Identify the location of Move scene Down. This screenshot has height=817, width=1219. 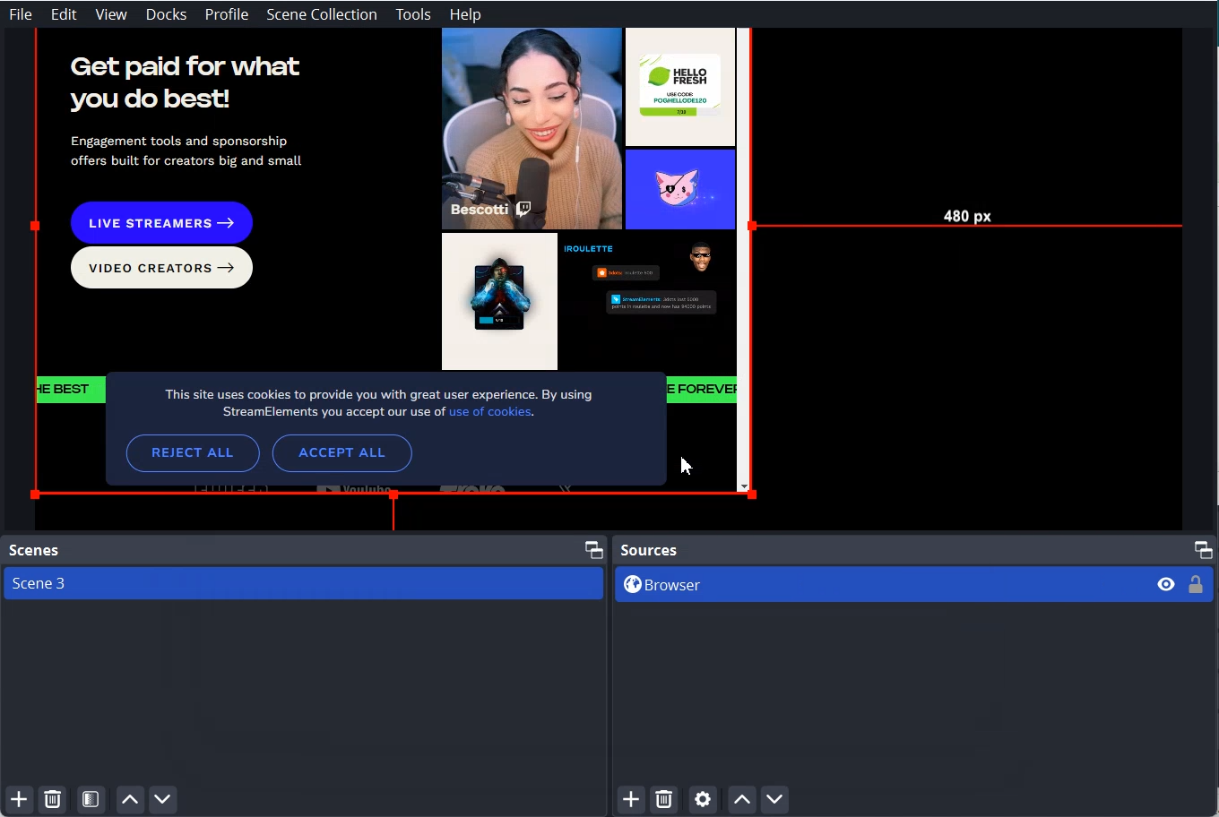
(165, 800).